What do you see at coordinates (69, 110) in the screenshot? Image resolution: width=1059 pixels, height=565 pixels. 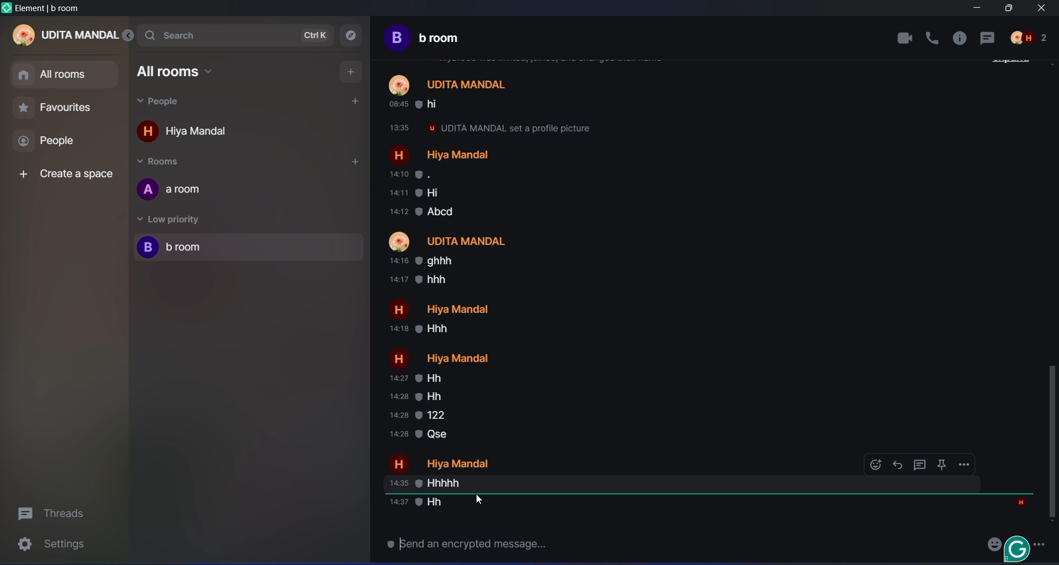 I see `Favourites` at bounding box center [69, 110].